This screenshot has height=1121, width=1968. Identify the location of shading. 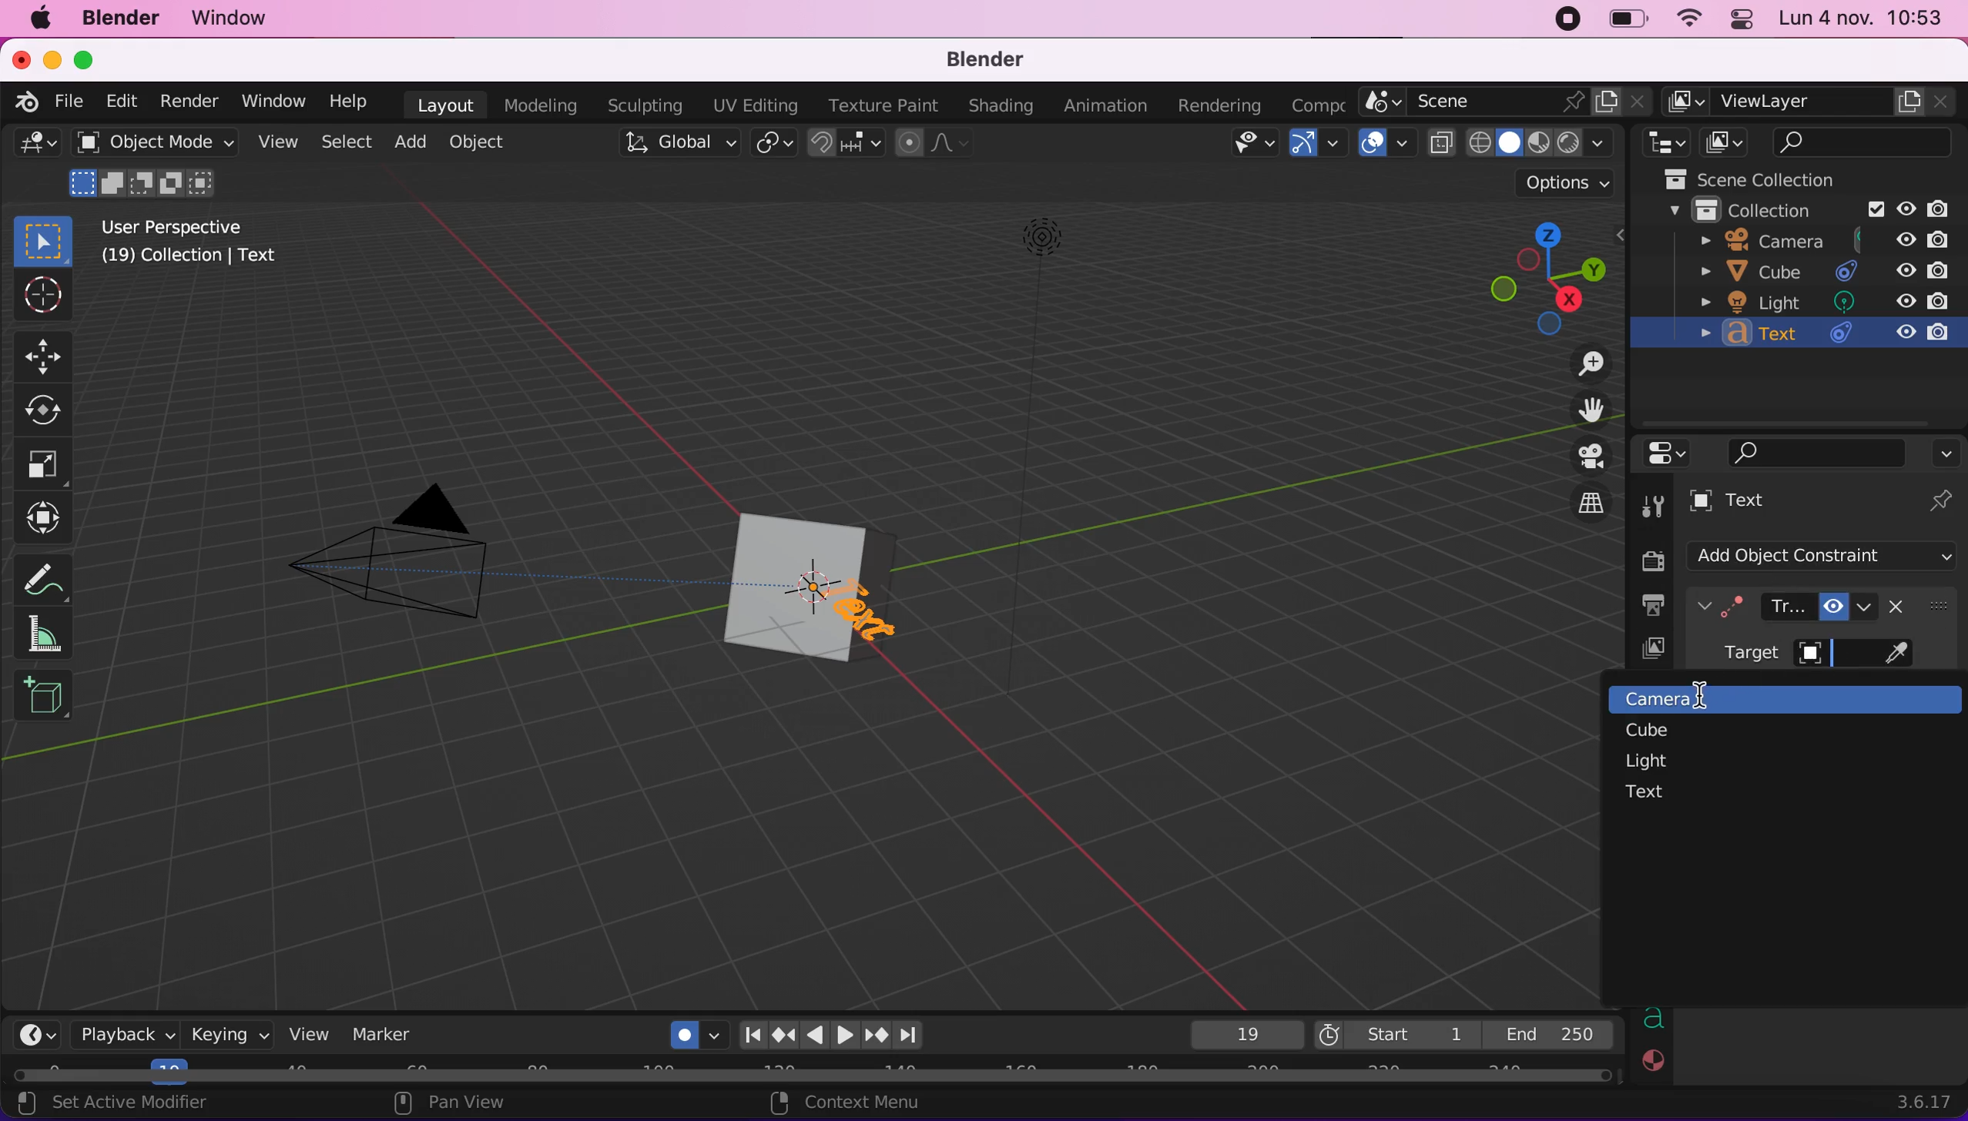
(1536, 144).